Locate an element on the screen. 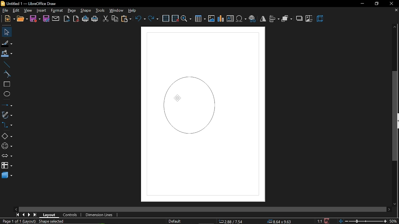 The height and width of the screenshot is (224, 399). zoom is located at coordinates (186, 19).